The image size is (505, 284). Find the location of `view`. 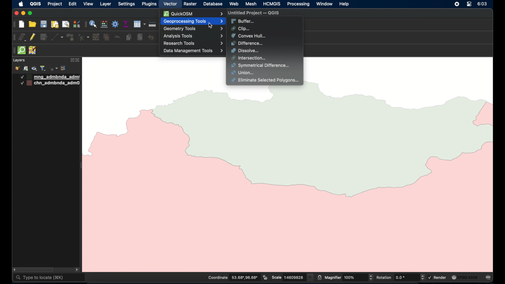

view is located at coordinates (88, 4).